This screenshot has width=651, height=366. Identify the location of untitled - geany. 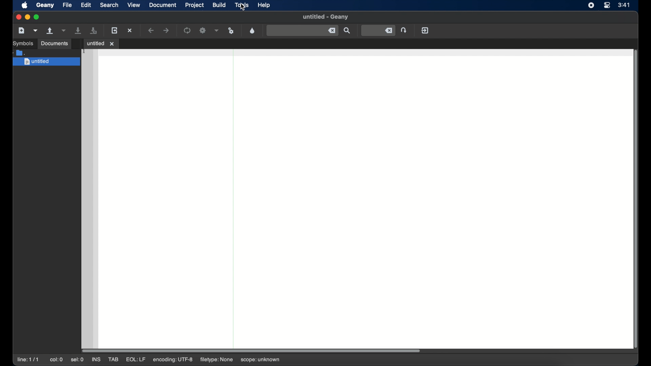
(325, 17).